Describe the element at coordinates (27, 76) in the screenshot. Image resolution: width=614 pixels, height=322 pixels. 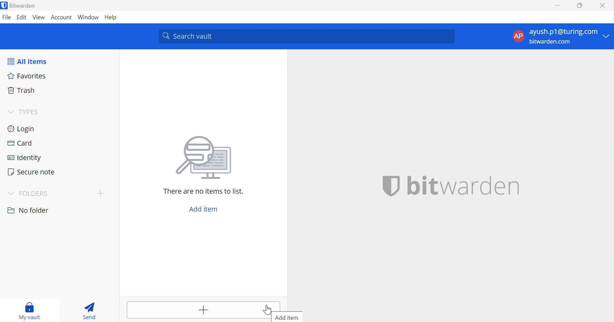
I see `Favorites` at that location.